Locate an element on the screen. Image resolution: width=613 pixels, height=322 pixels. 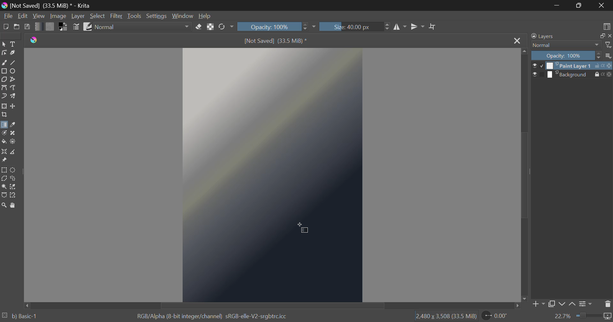
New is located at coordinates (5, 26).